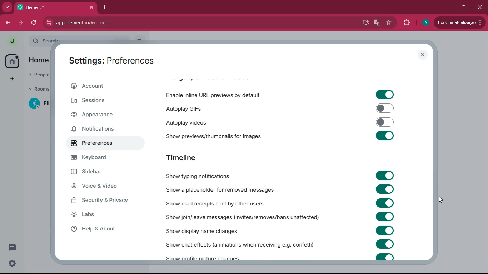  I want to click on toggle on/off, so click(385, 122).